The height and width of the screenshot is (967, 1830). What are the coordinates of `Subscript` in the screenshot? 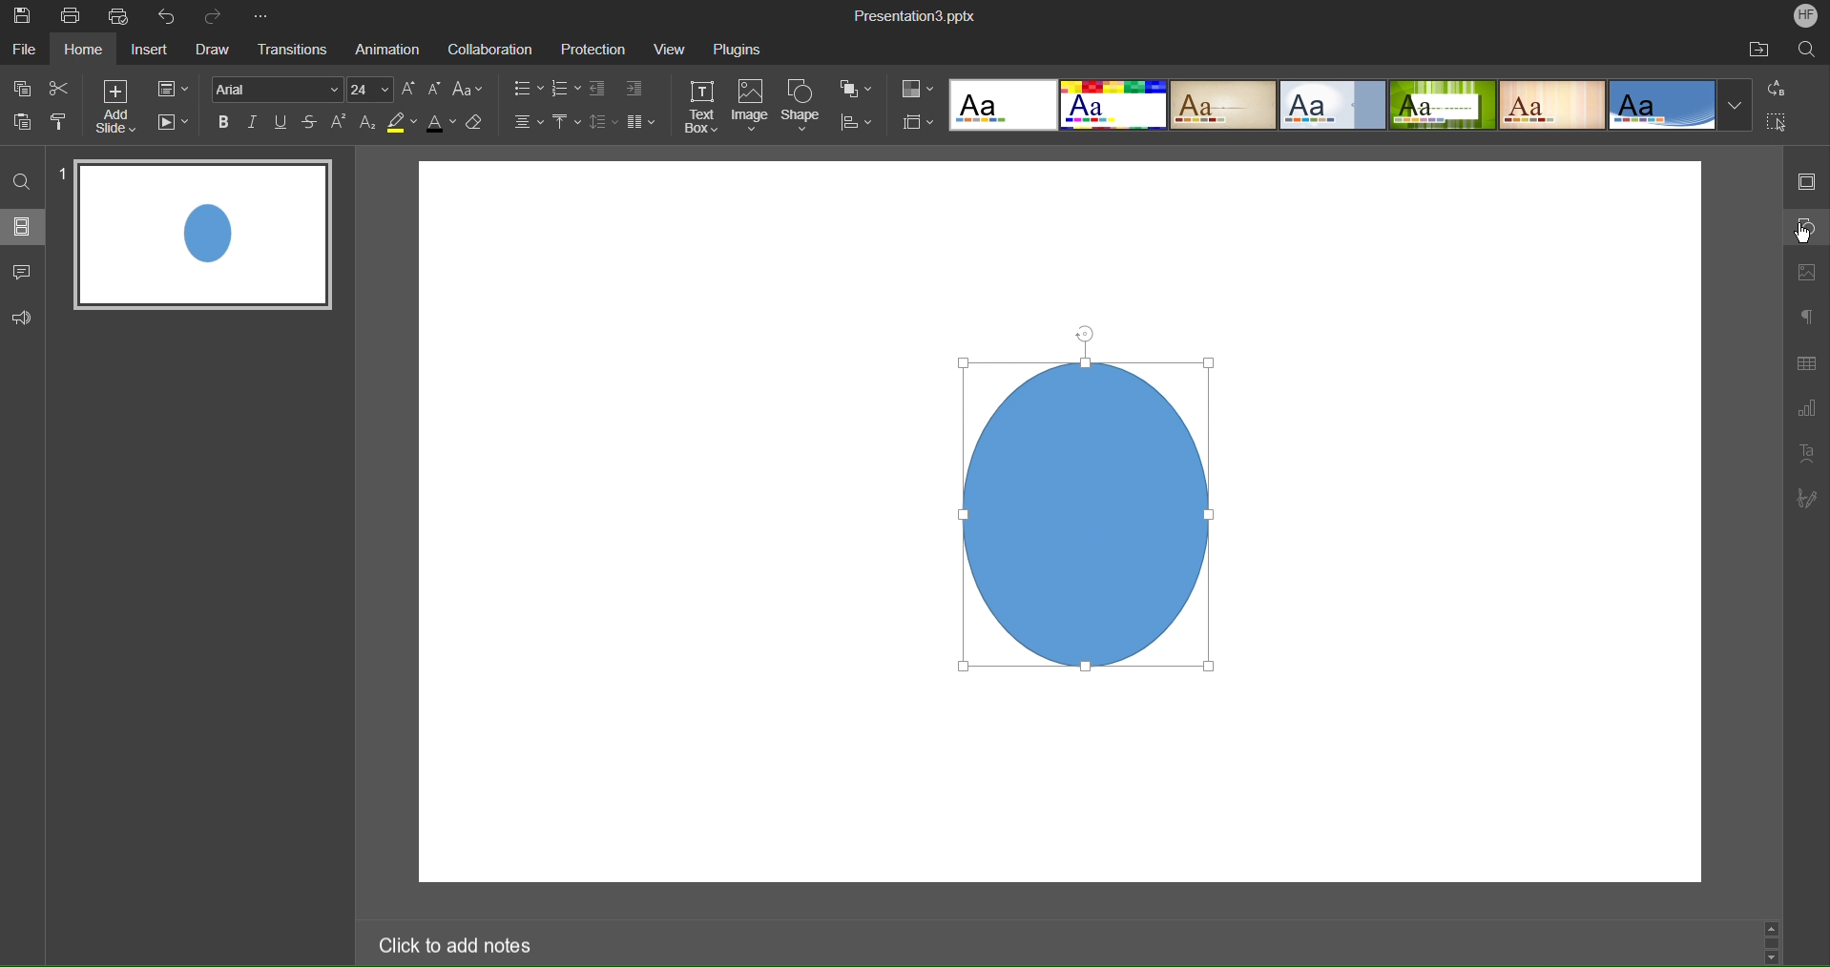 It's located at (367, 123).